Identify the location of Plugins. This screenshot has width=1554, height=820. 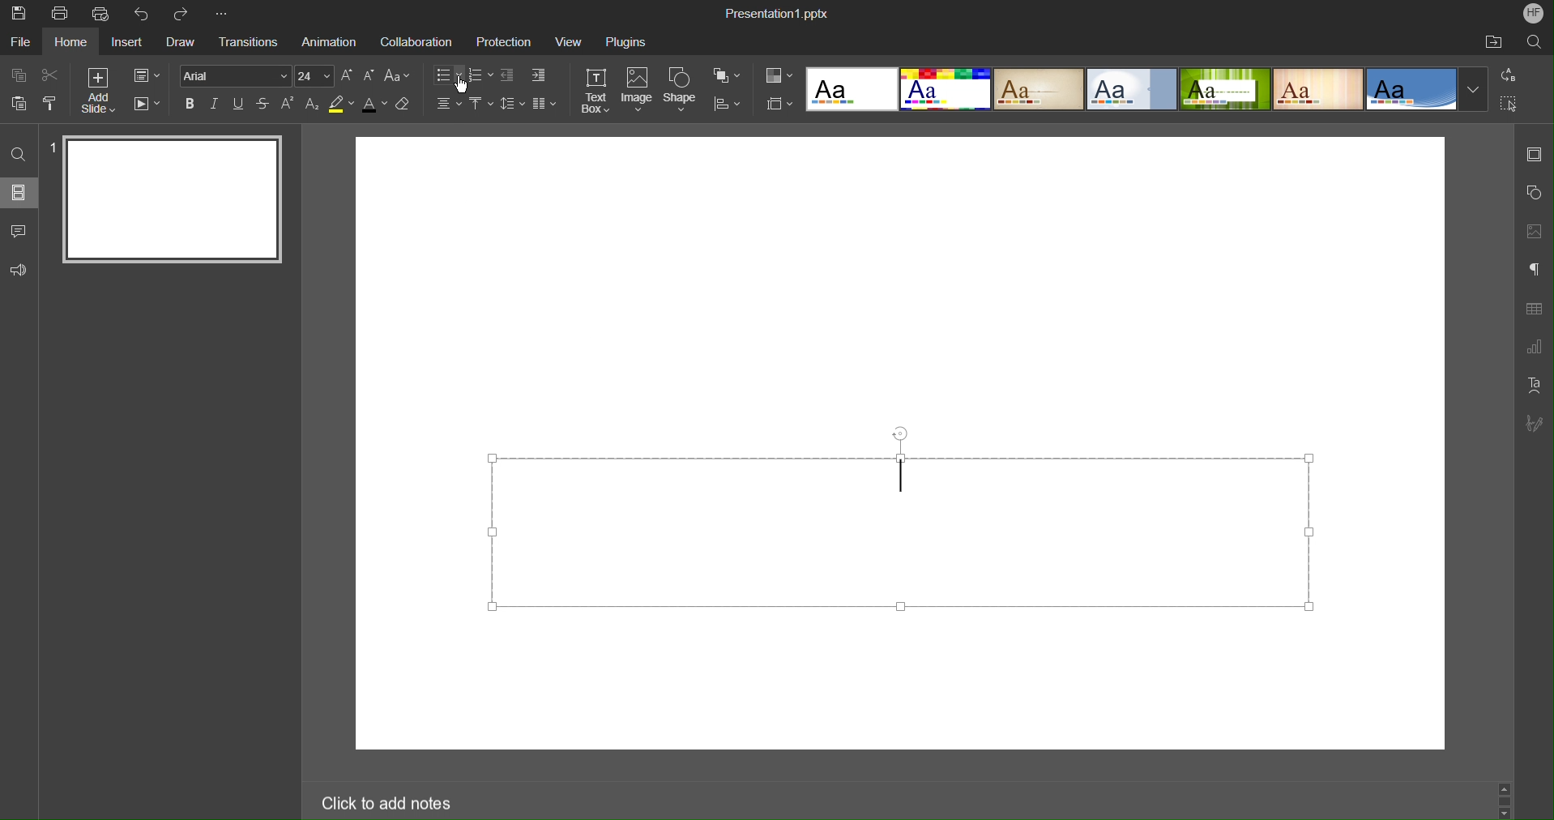
(624, 41).